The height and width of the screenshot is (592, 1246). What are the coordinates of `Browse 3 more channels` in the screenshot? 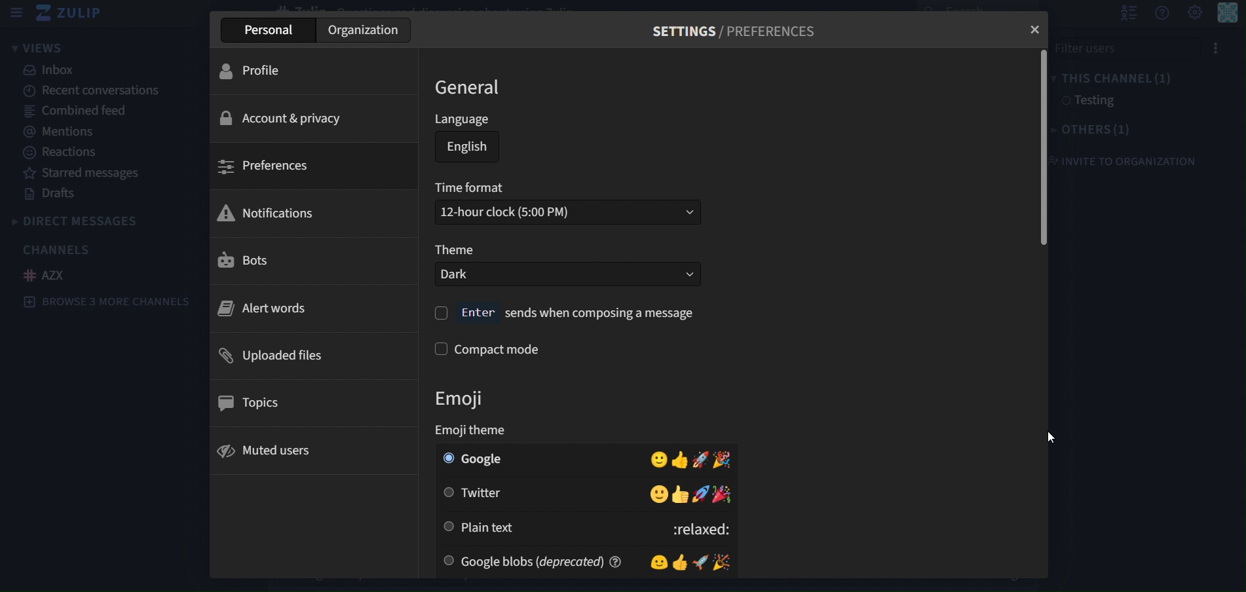 It's located at (106, 301).